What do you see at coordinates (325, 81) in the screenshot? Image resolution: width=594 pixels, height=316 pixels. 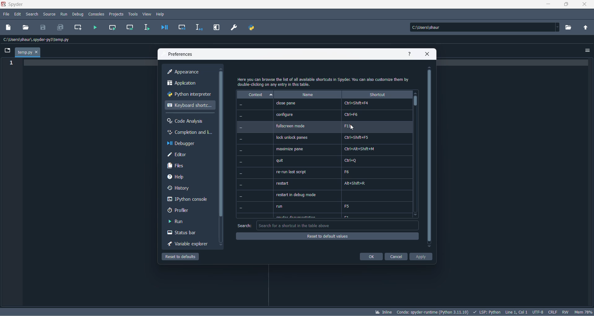 I see `text` at bounding box center [325, 81].